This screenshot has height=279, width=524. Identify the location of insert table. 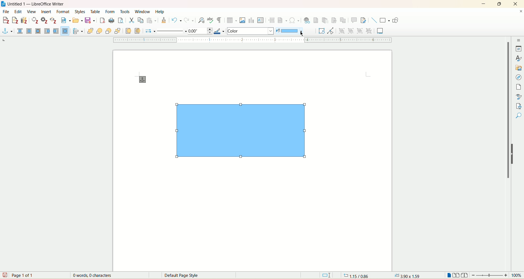
(232, 21).